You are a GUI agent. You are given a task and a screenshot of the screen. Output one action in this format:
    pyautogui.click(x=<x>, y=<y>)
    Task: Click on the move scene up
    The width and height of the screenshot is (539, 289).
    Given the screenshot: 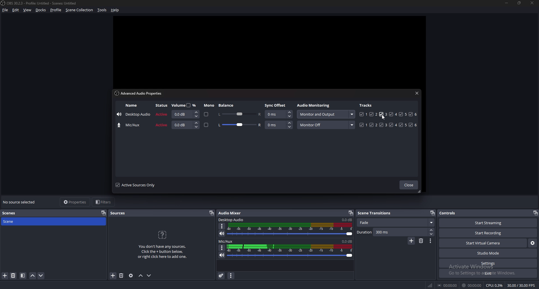 What is the action you would take?
    pyautogui.click(x=33, y=276)
    